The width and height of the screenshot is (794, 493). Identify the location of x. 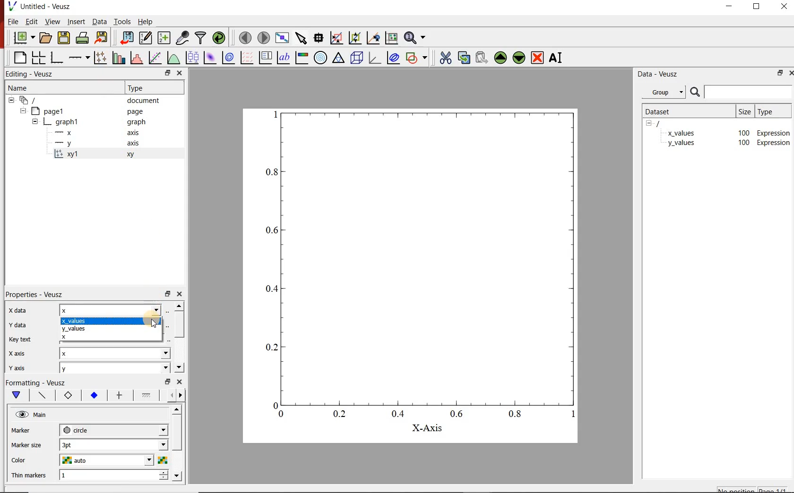
(111, 309).